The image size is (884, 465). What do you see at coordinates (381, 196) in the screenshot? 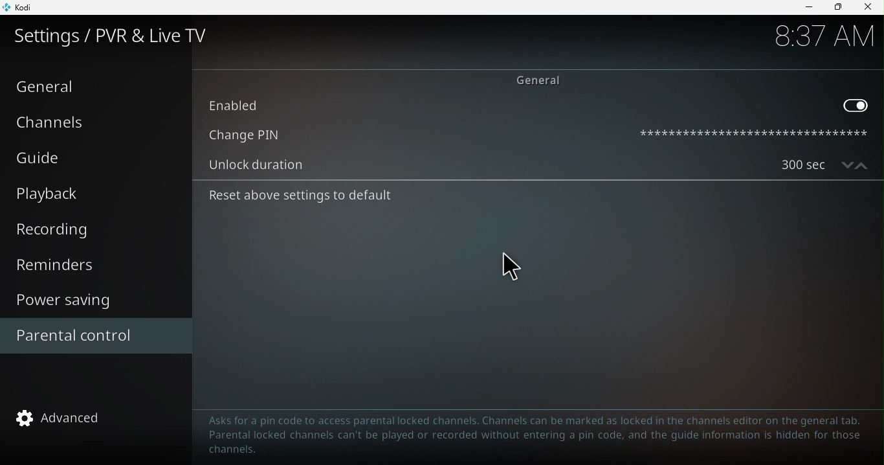
I see `Reset above settings to default` at bounding box center [381, 196].